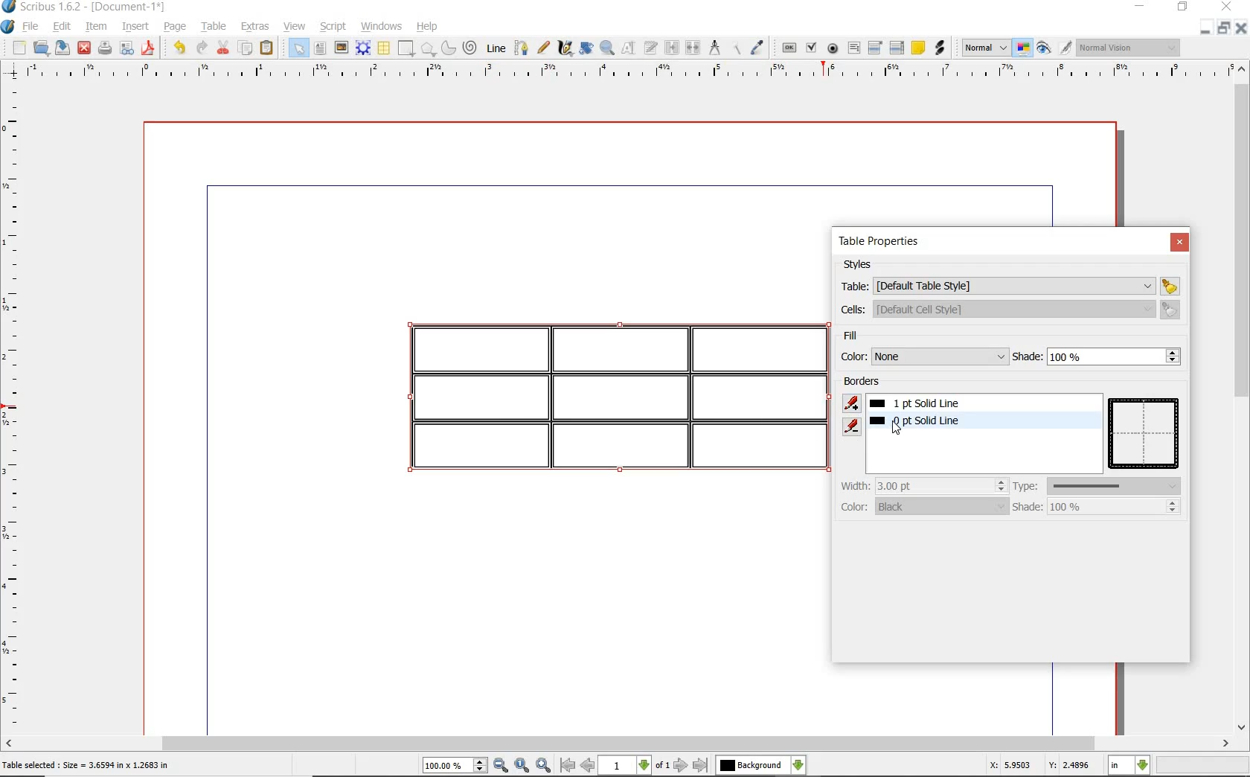 Image resolution: width=1250 pixels, height=777 pixels. I want to click on select the current layer, so click(762, 764).